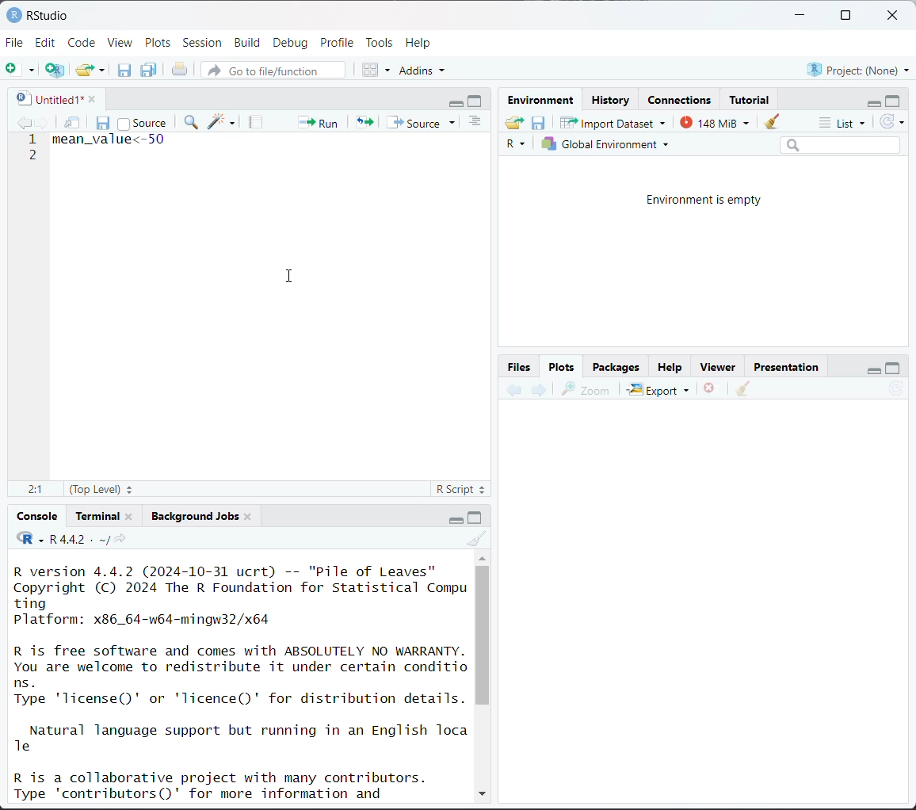  I want to click on Packages, so click(616, 366).